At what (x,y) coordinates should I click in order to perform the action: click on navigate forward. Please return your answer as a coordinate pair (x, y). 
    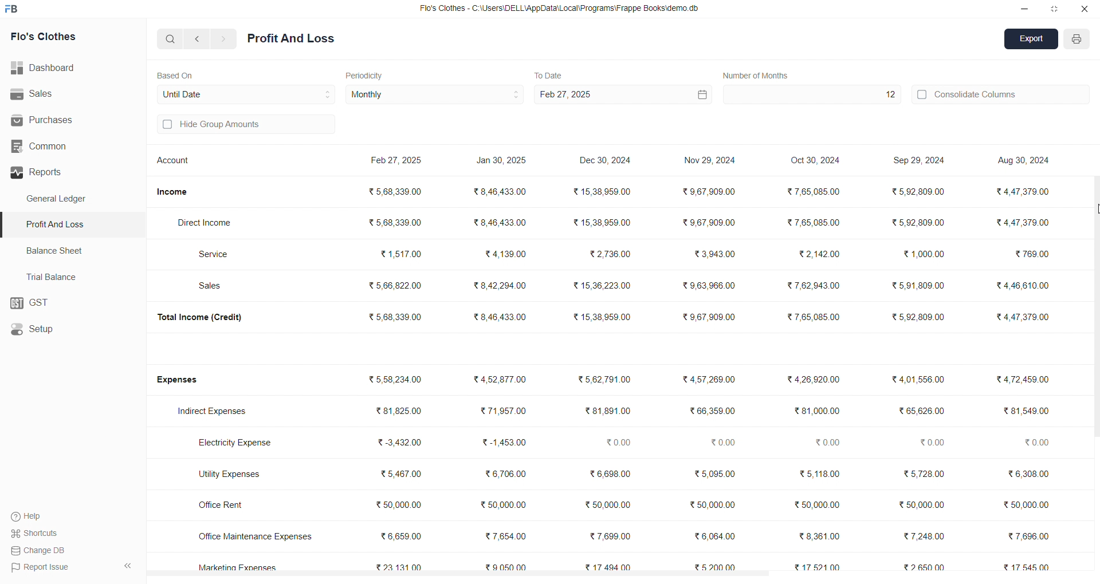
    Looking at the image, I should click on (224, 39).